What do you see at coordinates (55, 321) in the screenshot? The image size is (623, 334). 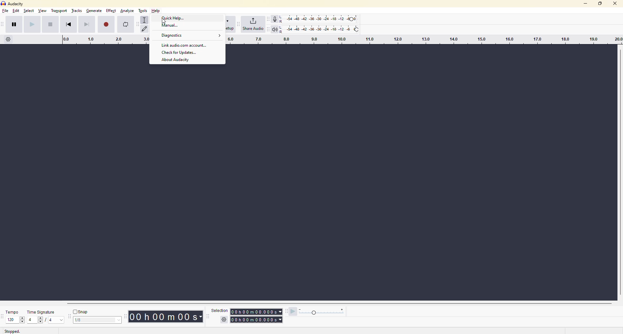 I see `value` at bounding box center [55, 321].